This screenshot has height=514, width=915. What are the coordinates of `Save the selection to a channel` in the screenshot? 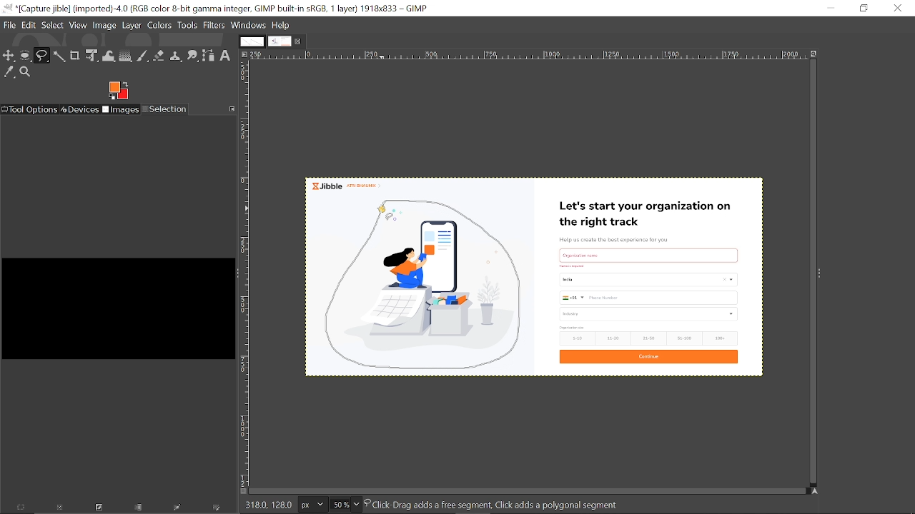 It's located at (139, 508).